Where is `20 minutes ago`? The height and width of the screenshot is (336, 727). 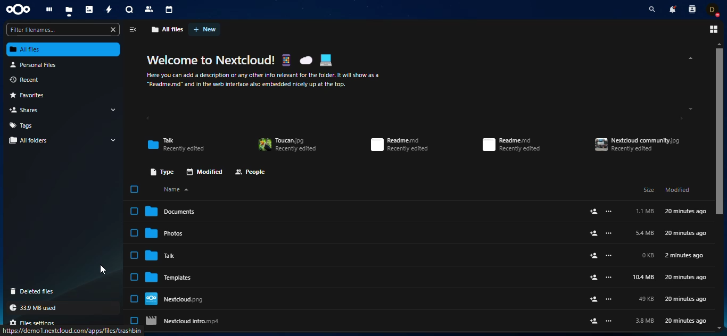
20 minutes ago is located at coordinates (687, 321).